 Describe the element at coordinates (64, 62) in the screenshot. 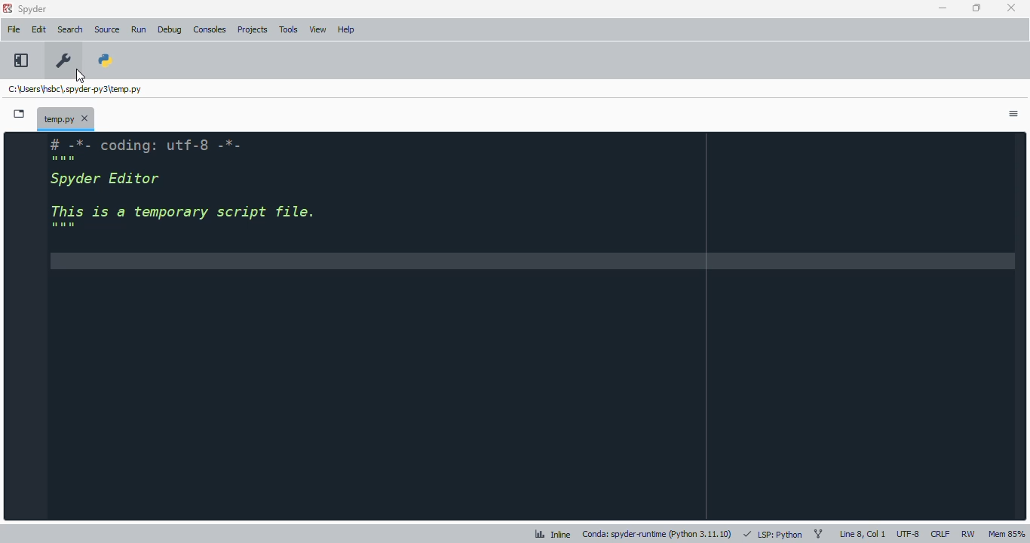

I see `preferences` at that location.